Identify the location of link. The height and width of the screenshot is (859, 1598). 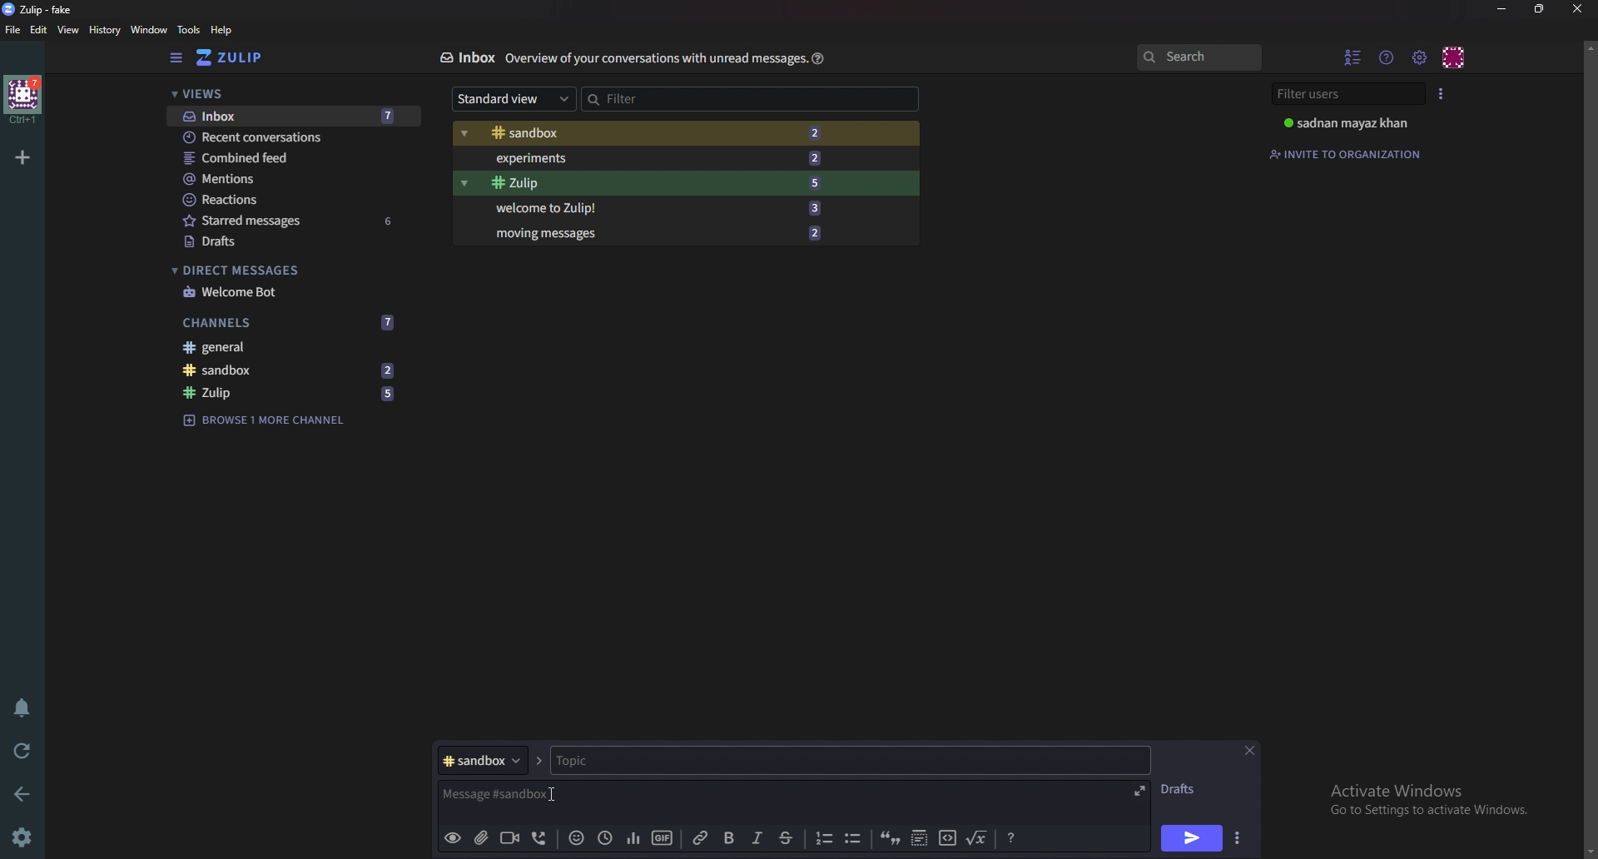
(702, 838).